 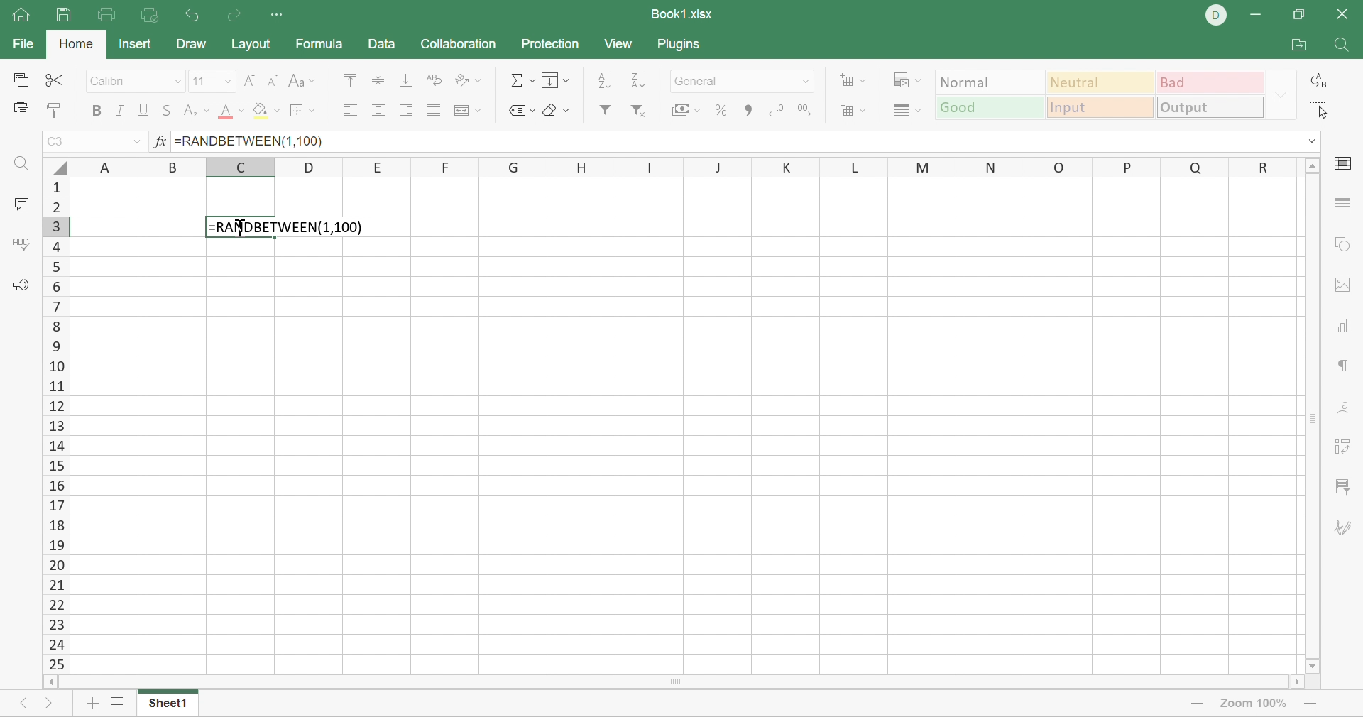 I want to click on Good, so click(x=987, y=109).